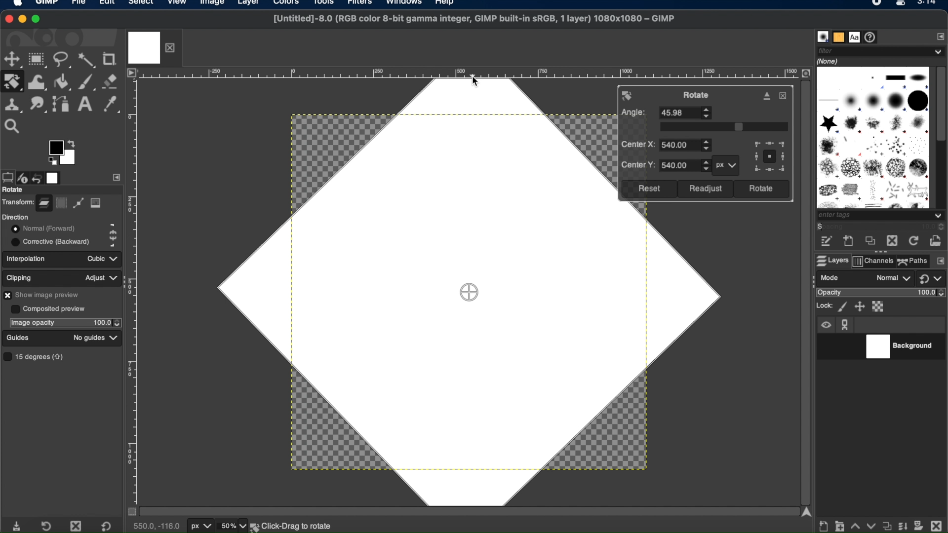 Image resolution: width=948 pixels, height=533 pixels. Describe the element at coordinates (144, 47) in the screenshot. I see `image tab` at that location.